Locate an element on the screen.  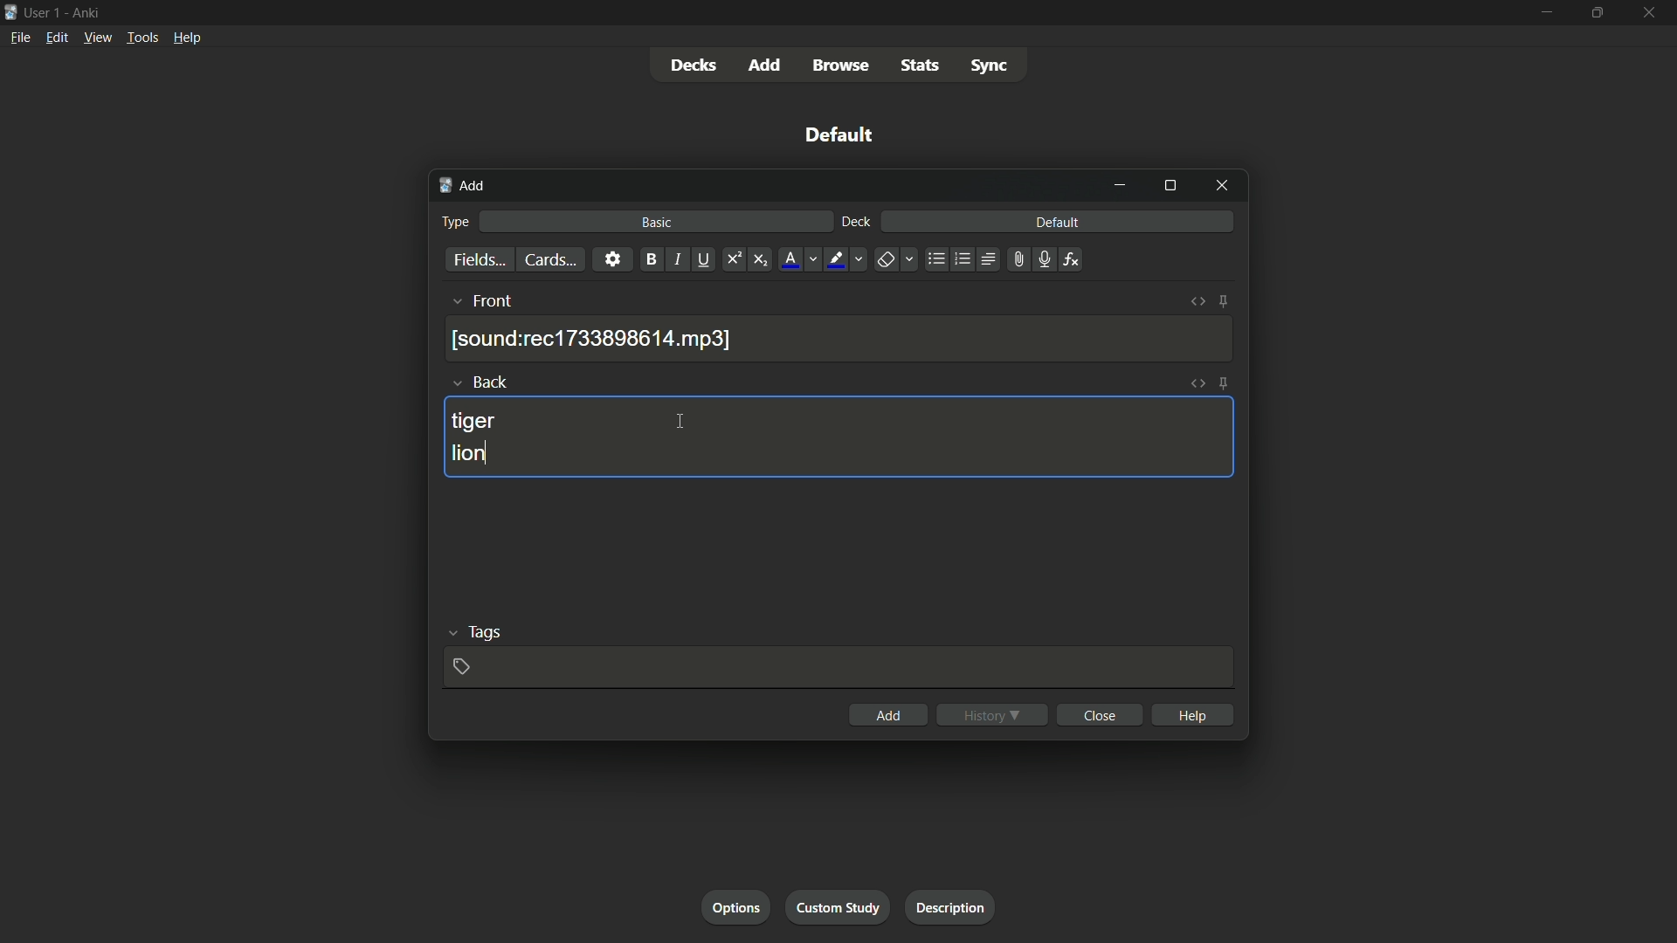
record audio is located at coordinates (1040, 260).